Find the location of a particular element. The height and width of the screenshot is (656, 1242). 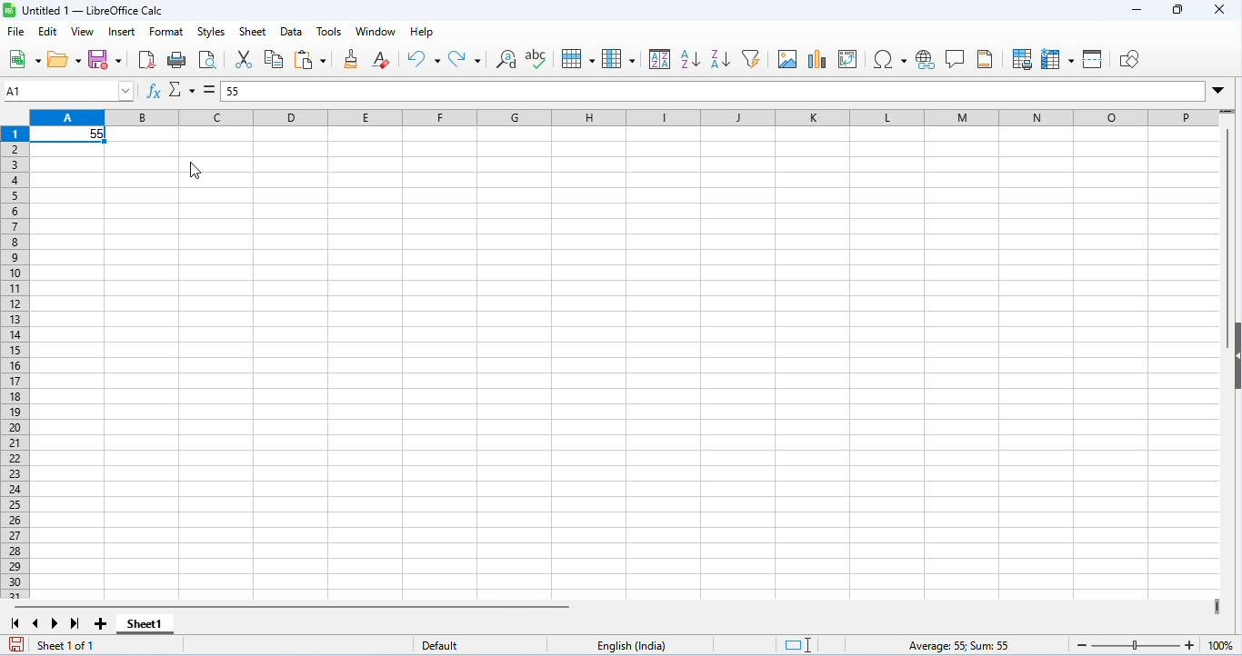

export pdf is located at coordinates (147, 59).